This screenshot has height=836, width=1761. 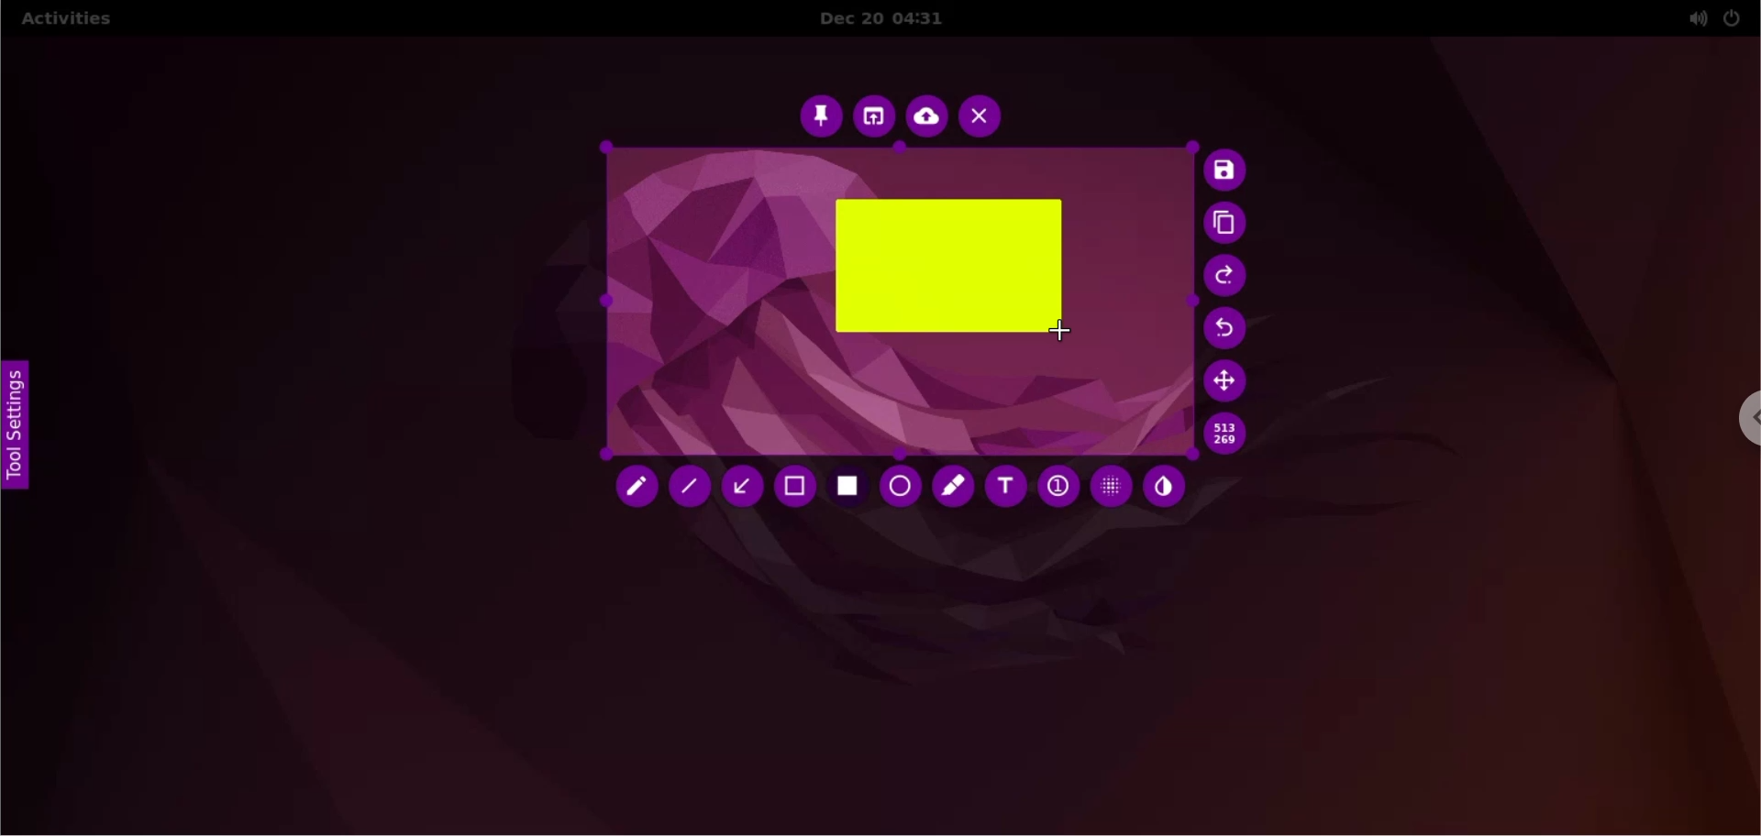 What do you see at coordinates (630, 488) in the screenshot?
I see `pencil tool` at bounding box center [630, 488].